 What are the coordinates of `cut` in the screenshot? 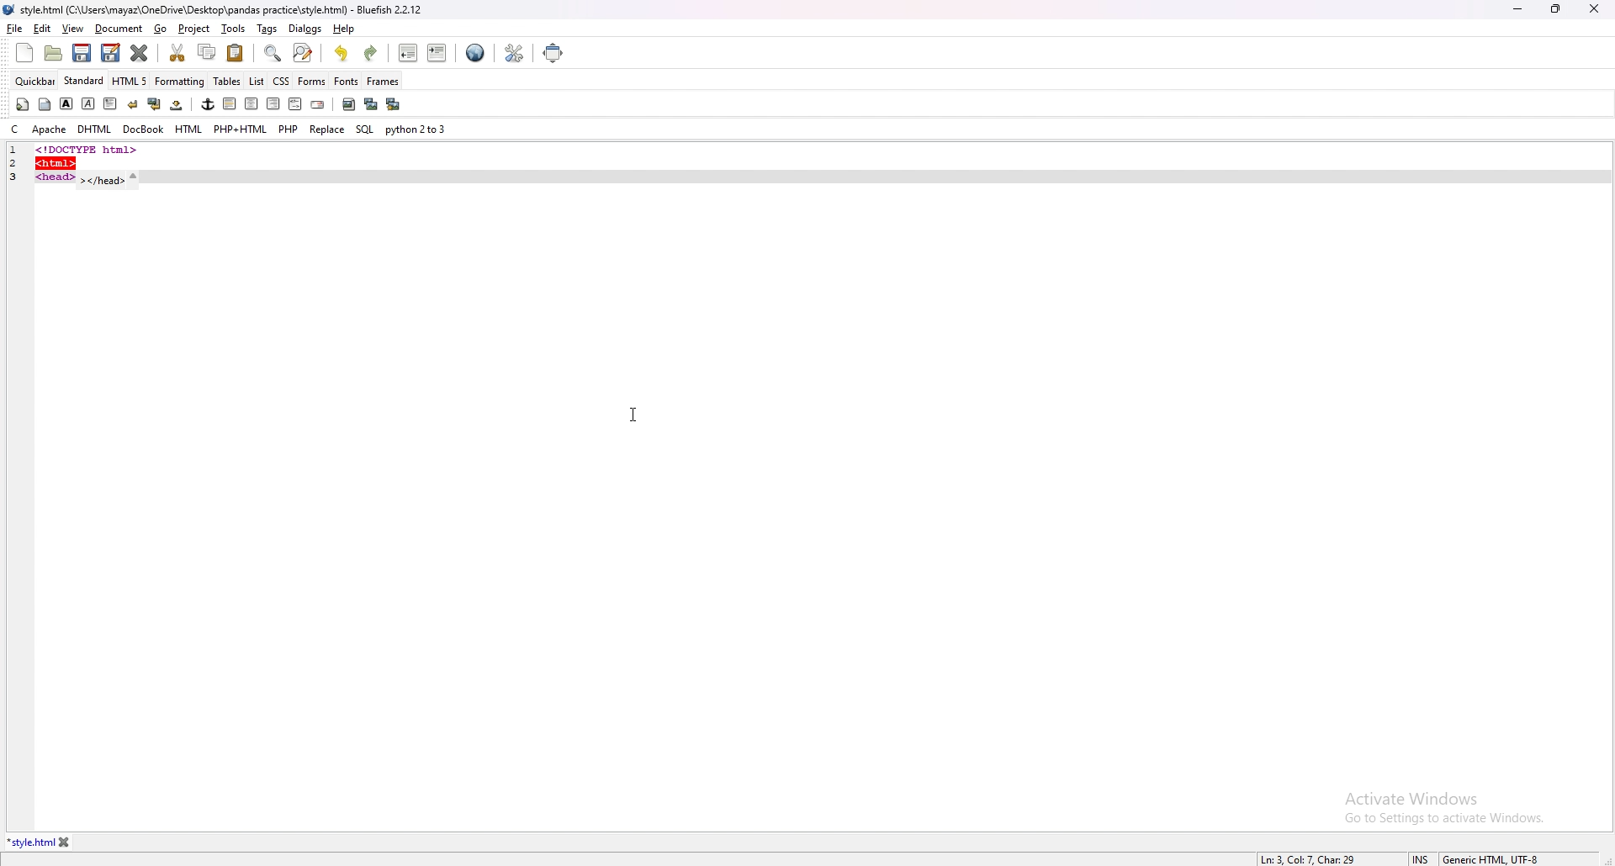 It's located at (179, 52).